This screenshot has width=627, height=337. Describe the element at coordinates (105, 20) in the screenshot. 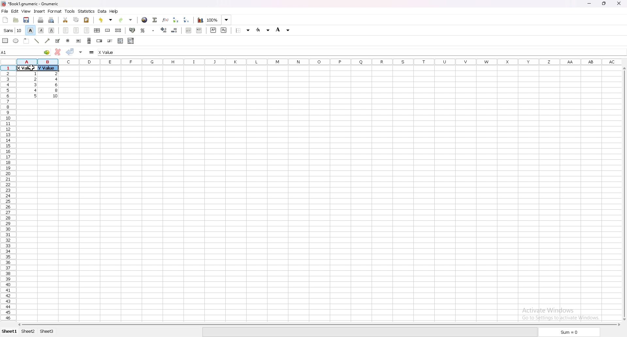

I see `undo` at that location.